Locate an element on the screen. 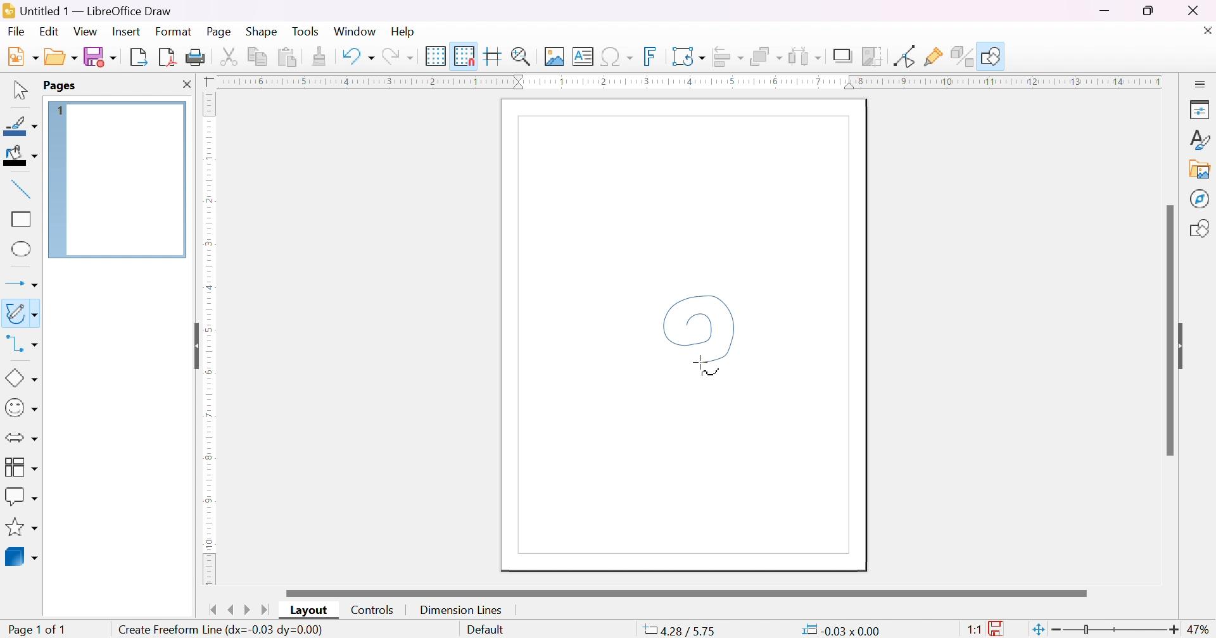 The height and width of the screenshot is (638, 1216). zoom & plan is located at coordinates (522, 56).